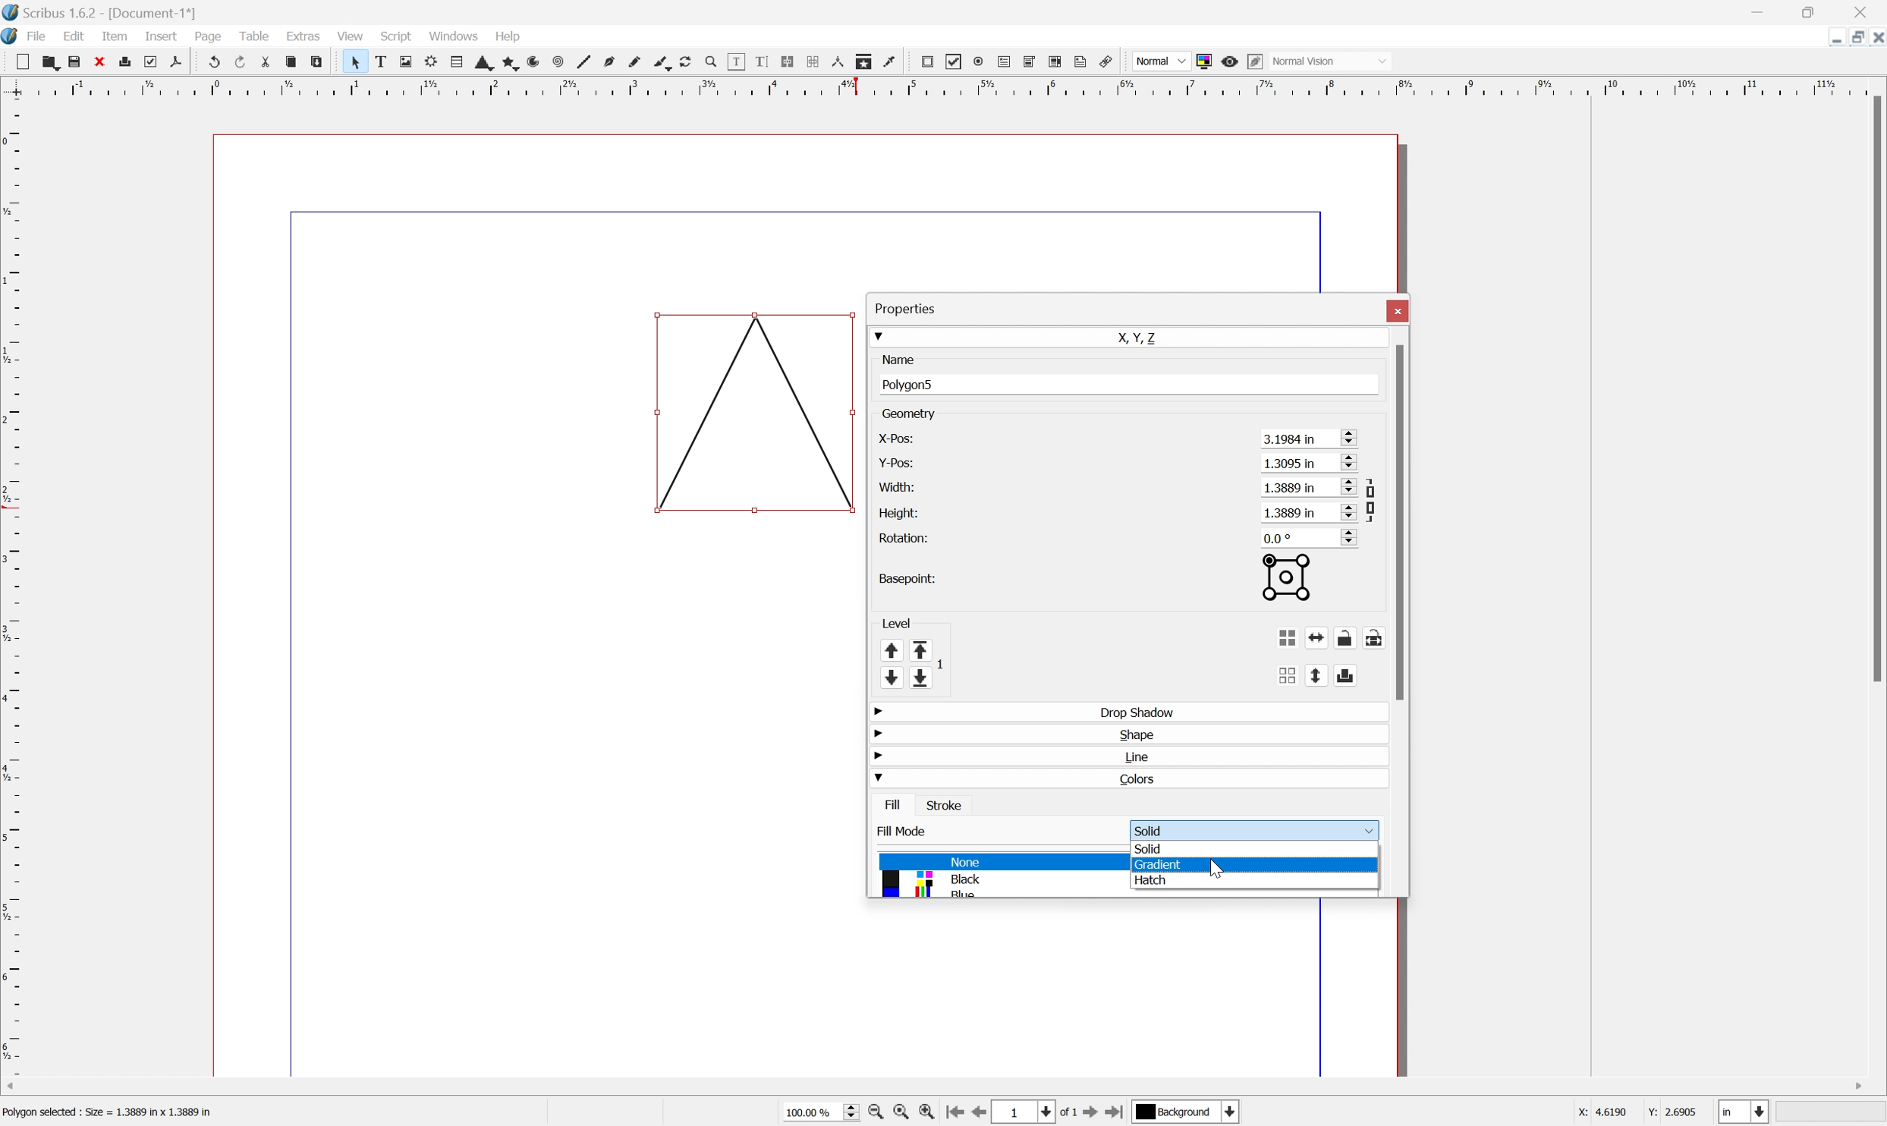 The height and width of the screenshot is (1126, 1887). Describe the element at coordinates (1030, 62) in the screenshot. I see `PDF combo box` at that location.